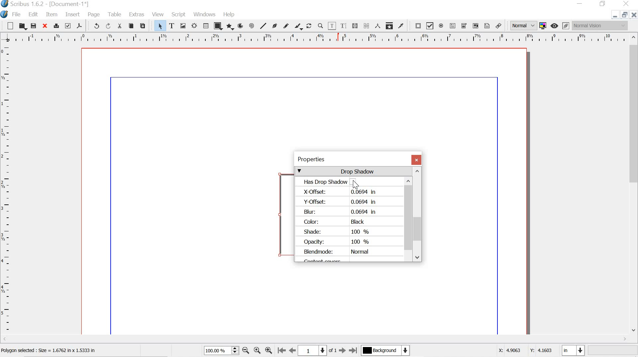 This screenshot has width=638, height=357. What do you see at coordinates (68, 26) in the screenshot?
I see `preflight verifier` at bounding box center [68, 26].